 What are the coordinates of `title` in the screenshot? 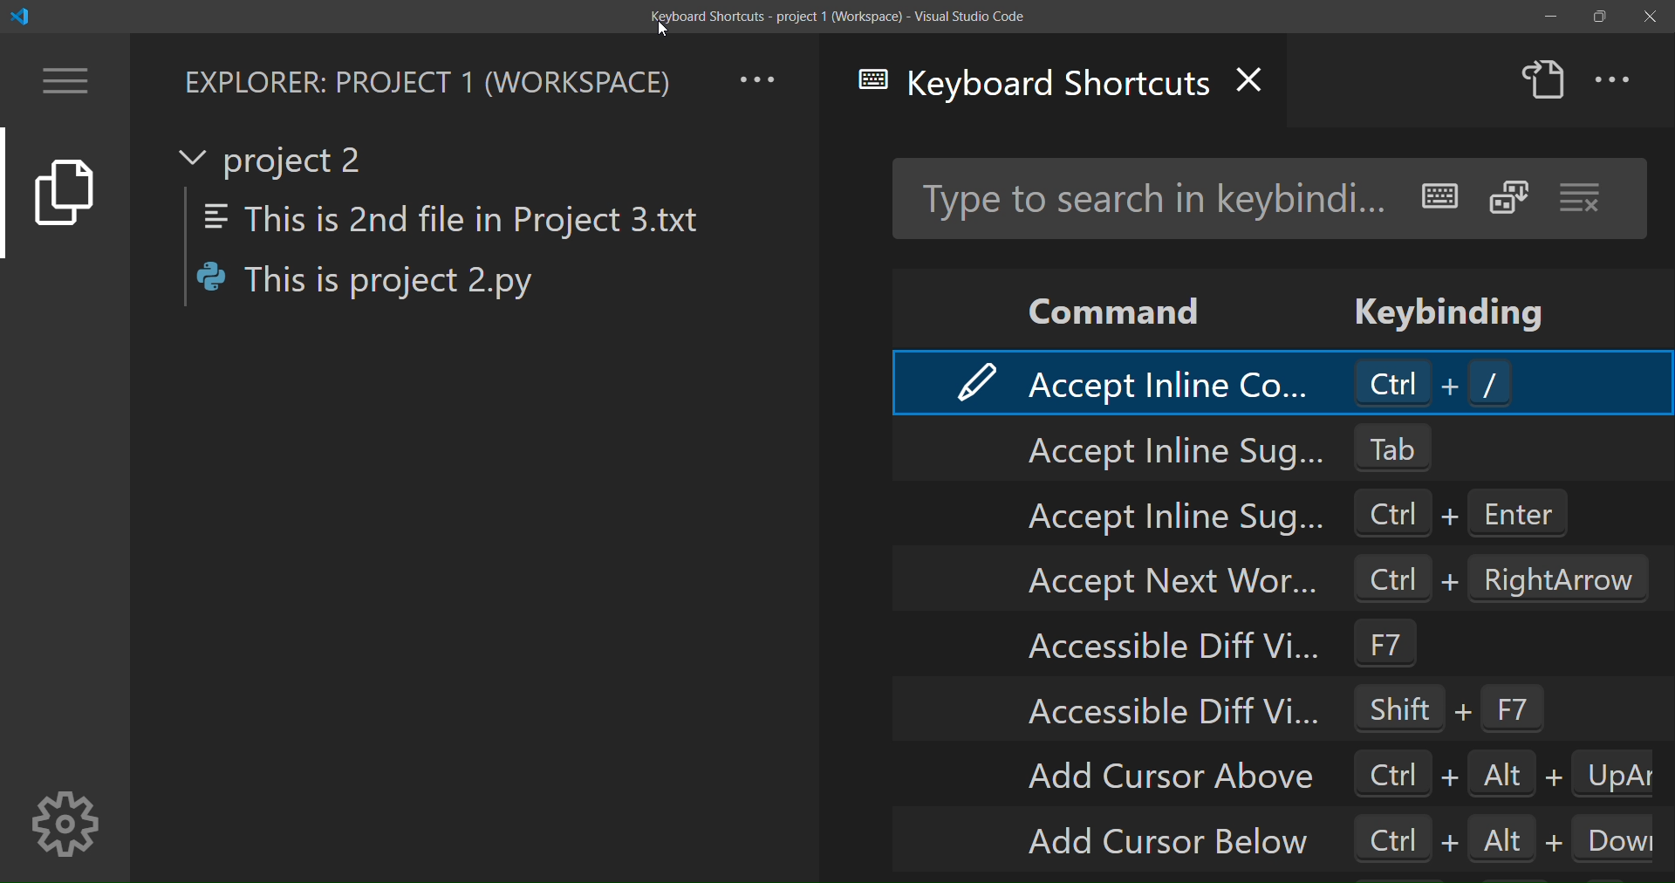 It's located at (831, 16).